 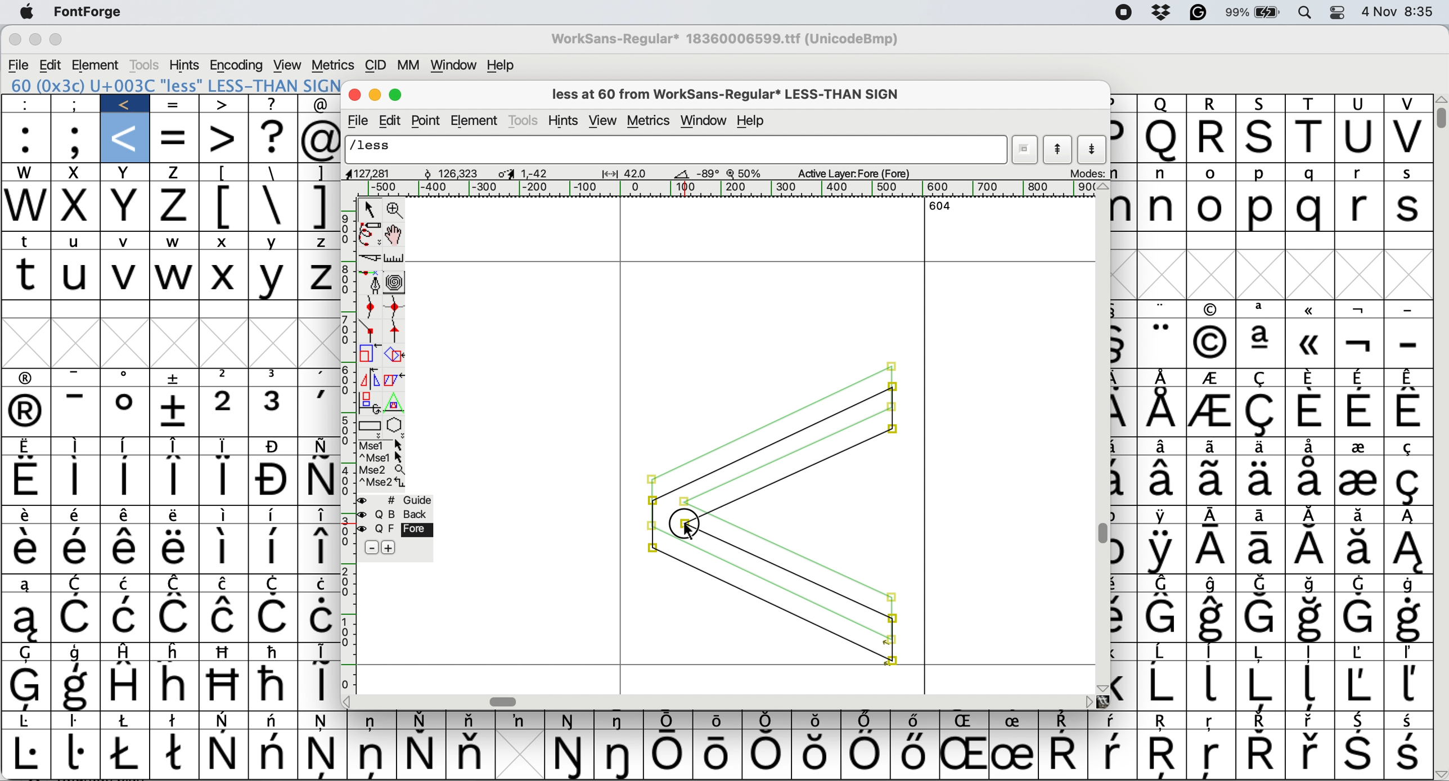 What do you see at coordinates (769, 719) in the screenshot?
I see `Symbol` at bounding box center [769, 719].